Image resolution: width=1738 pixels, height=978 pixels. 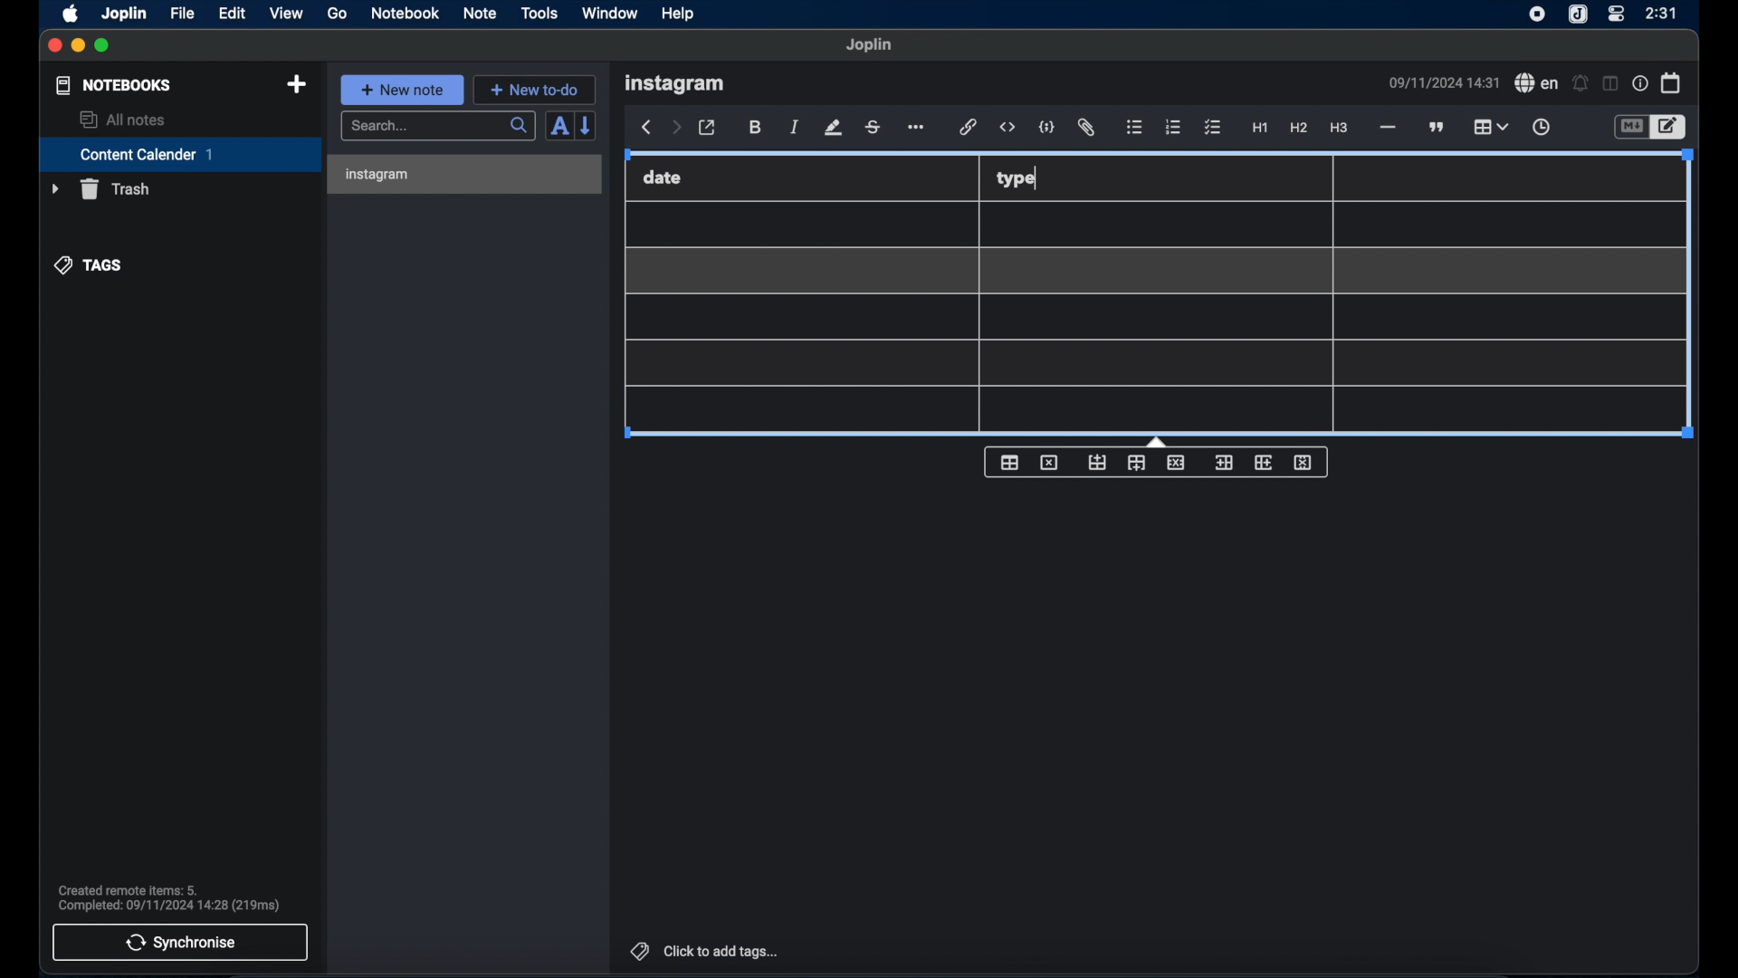 What do you see at coordinates (439, 127) in the screenshot?
I see `search bar` at bounding box center [439, 127].